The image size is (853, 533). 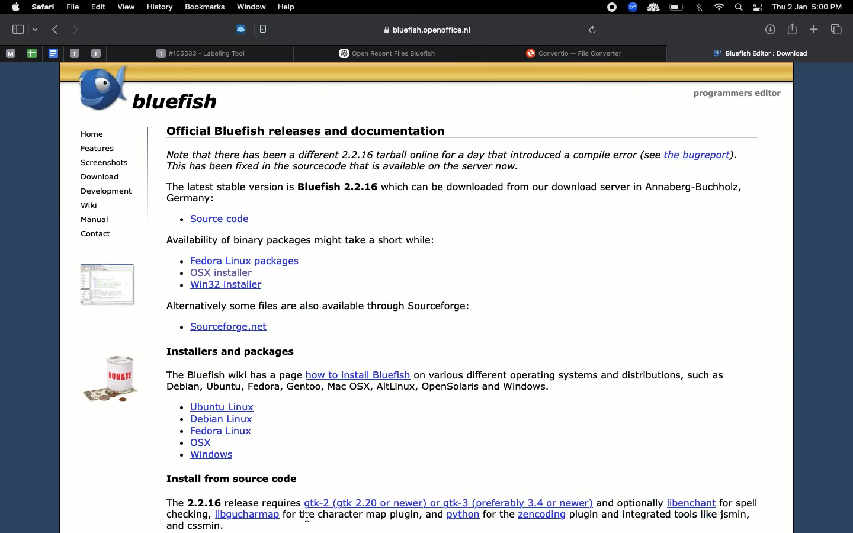 I want to click on chatgpt, so click(x=392, y=54).